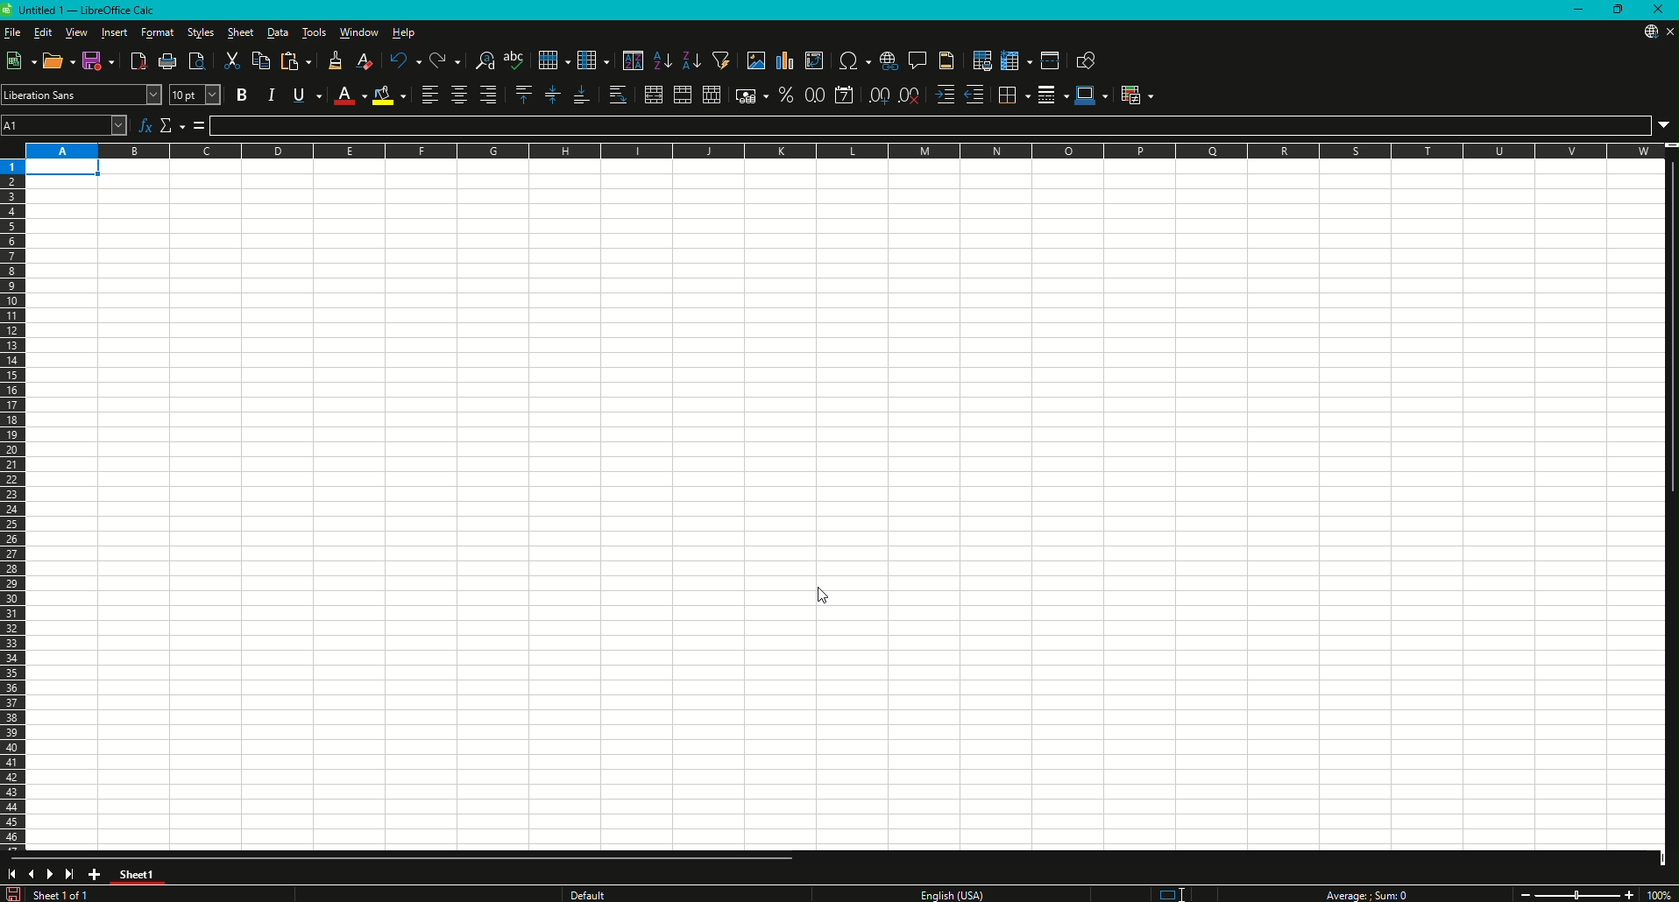  I want to click on Export Directly as PDF, so click(138, 60).